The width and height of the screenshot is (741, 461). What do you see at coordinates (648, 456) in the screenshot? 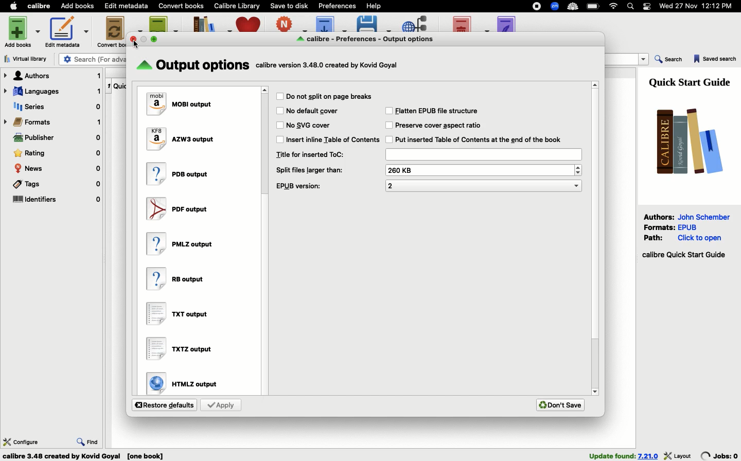
I see `version` at bounding box center [648, 456].